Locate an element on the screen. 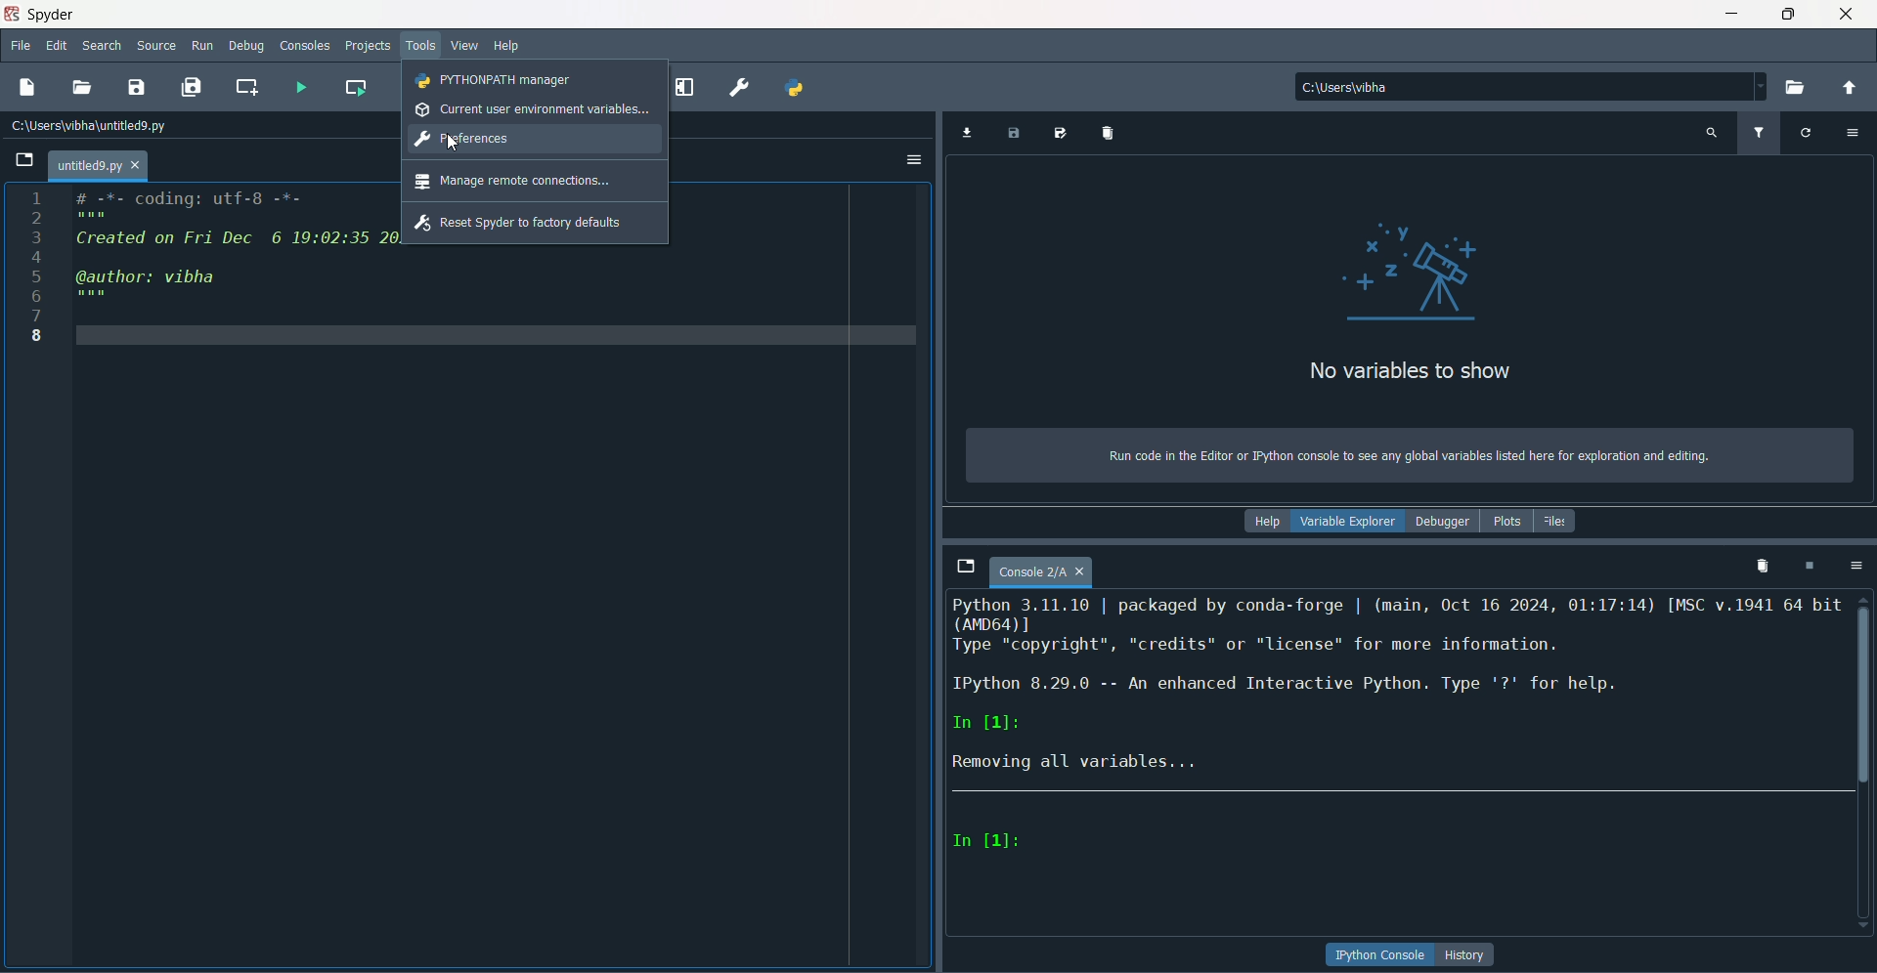 The image size is (1877, 973).  is located at coordinates (369, 48).